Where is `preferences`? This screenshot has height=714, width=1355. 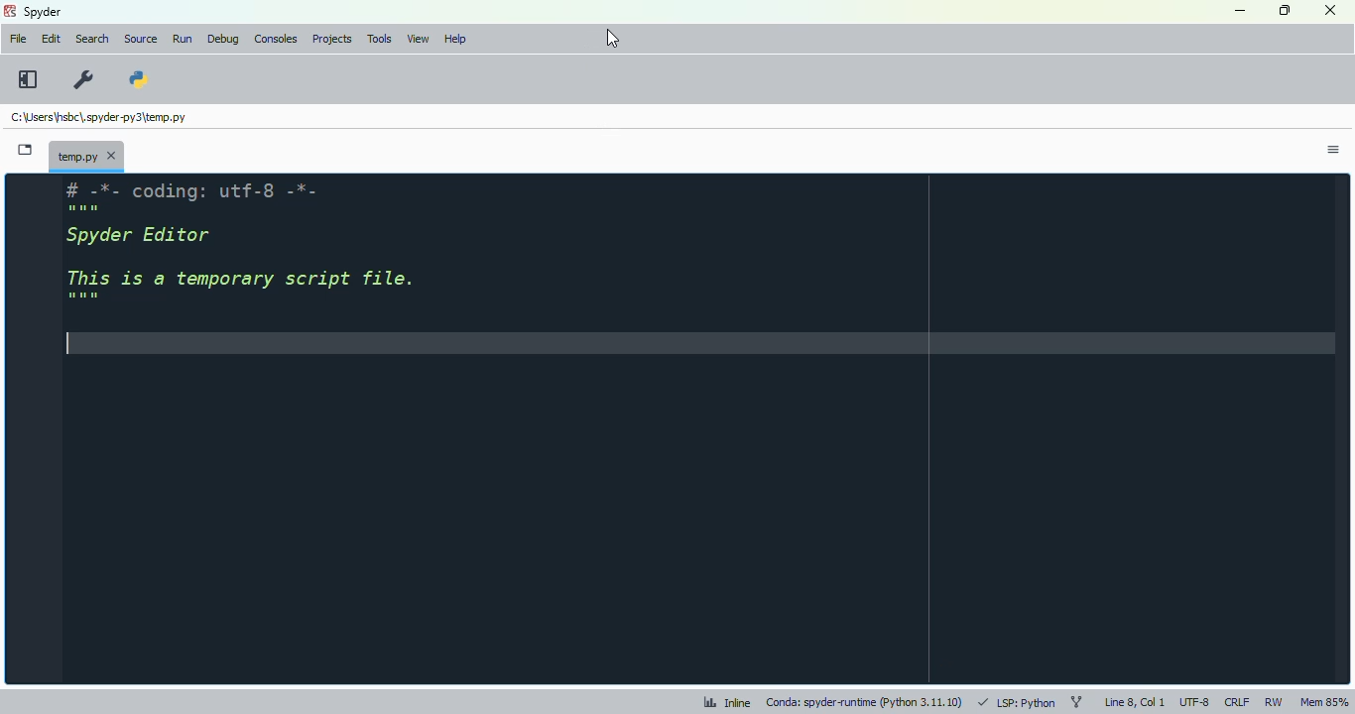 preferences is located at coordinates (84, 81).